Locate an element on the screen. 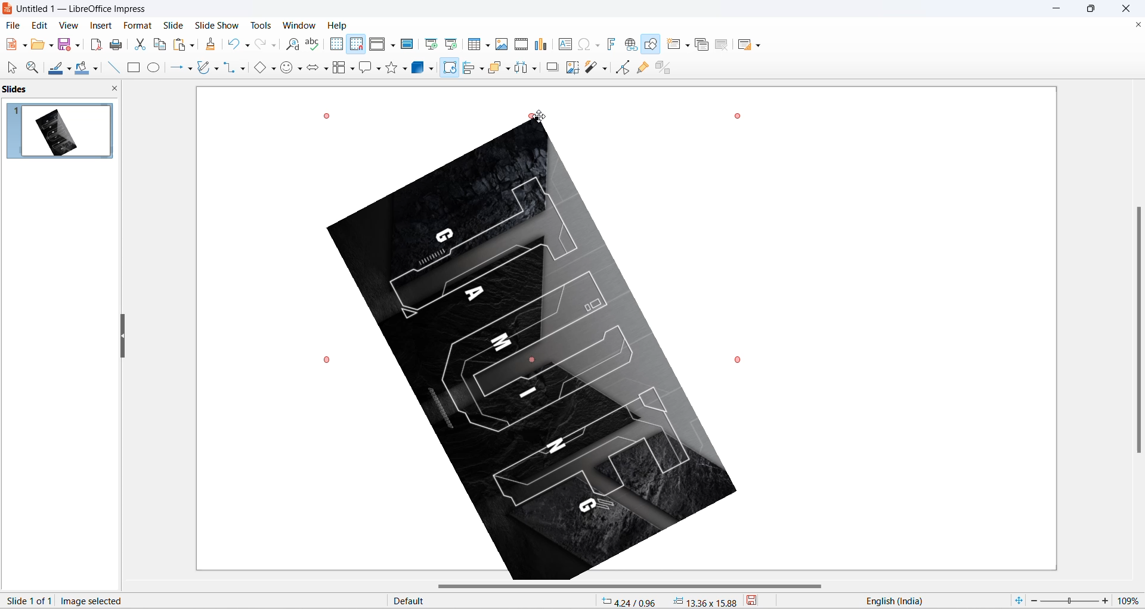 The height and width of the screenshot is (609, 1145). block arrow options is located at coordinates (326, 70).